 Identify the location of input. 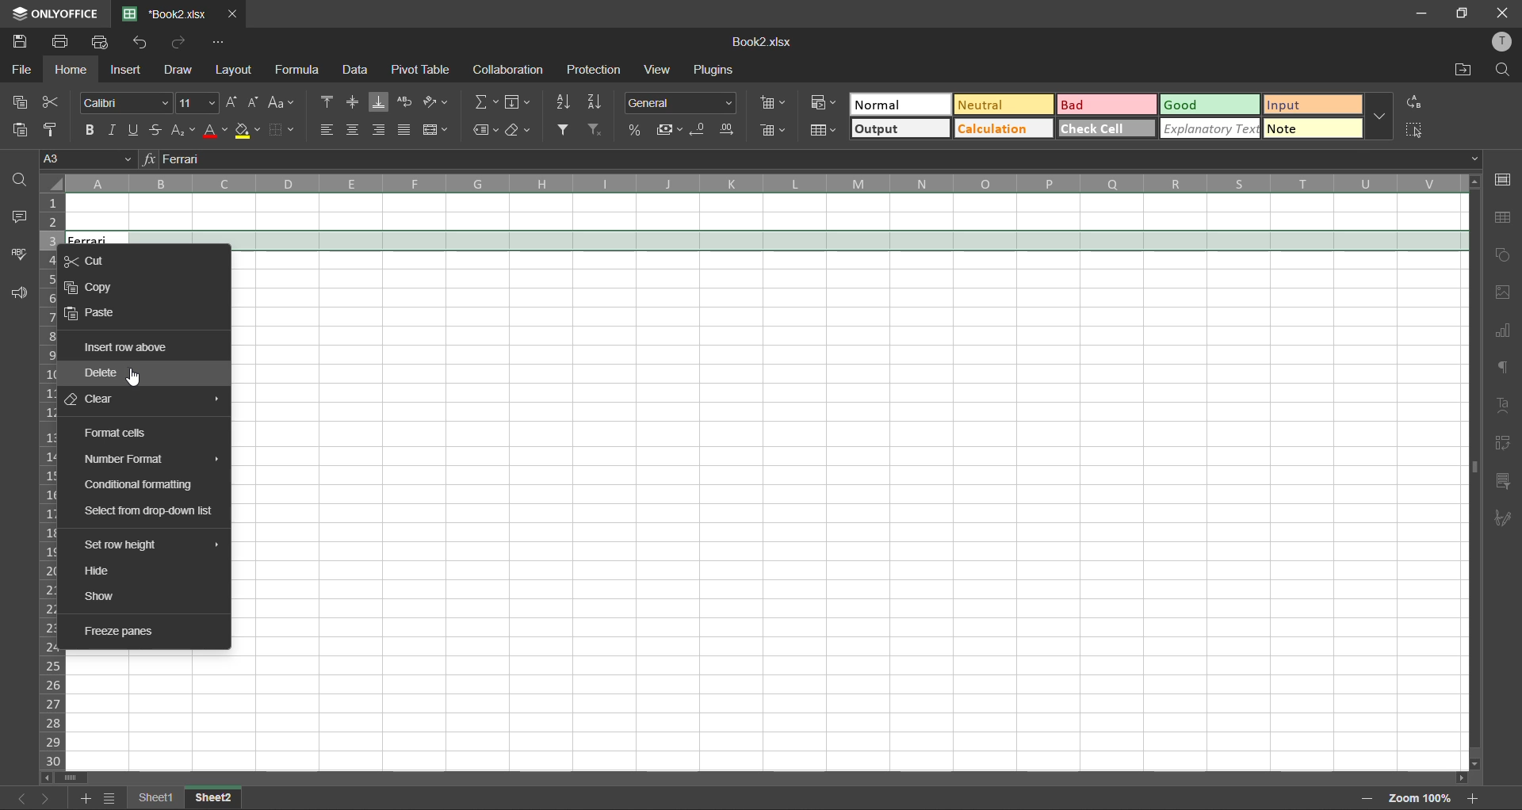
(1308, 104).